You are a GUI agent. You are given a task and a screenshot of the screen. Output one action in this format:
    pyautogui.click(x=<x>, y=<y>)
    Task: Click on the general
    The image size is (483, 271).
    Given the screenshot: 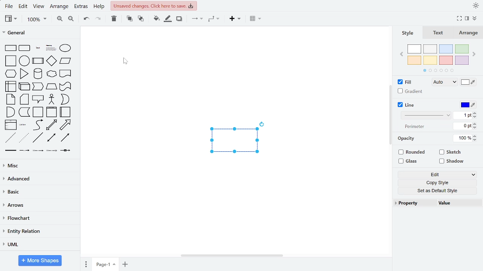 What is the action you would take?
    pyautogui.click(x=39, y=32)
    